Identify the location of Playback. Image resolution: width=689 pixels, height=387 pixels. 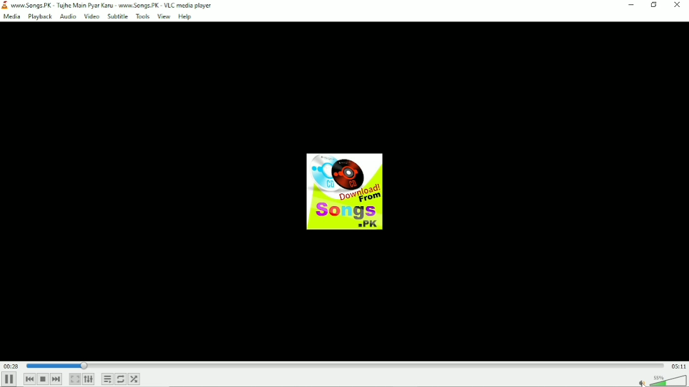
(39, 16).